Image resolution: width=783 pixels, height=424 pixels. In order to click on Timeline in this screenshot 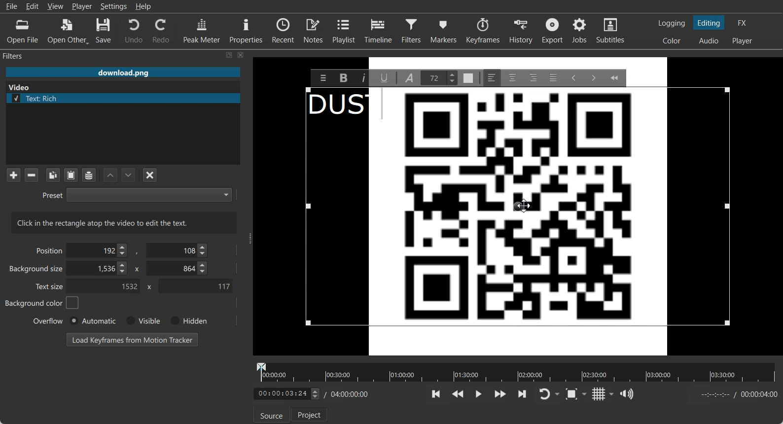, I will do `click(379, 30)`.